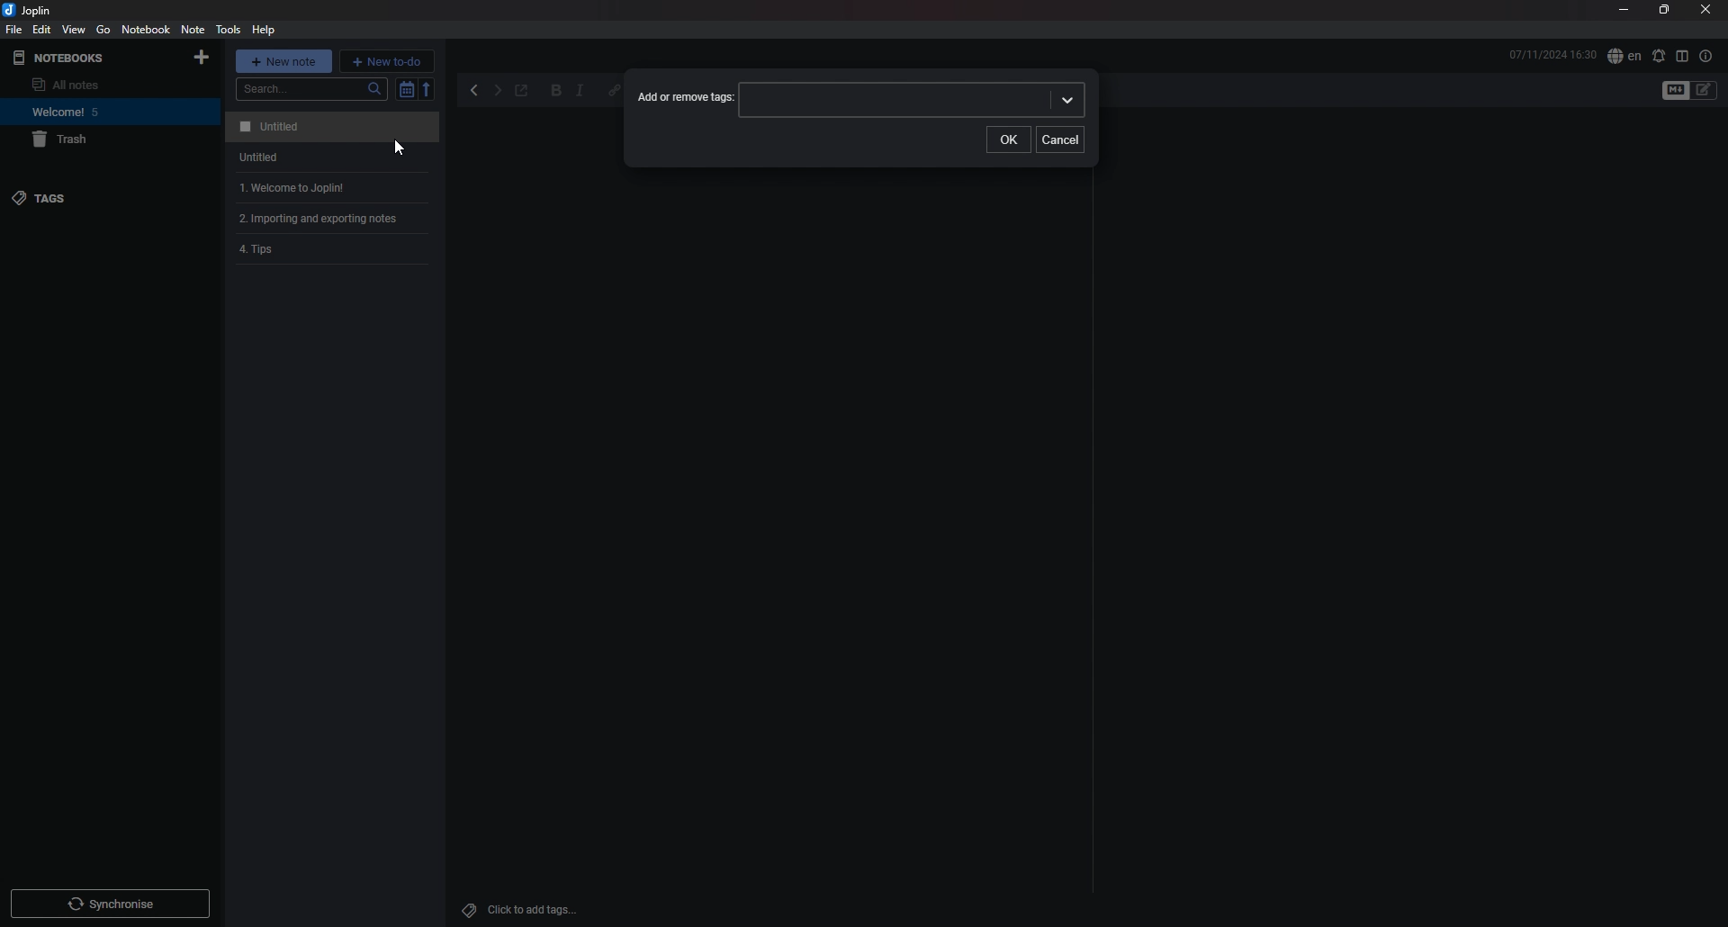 The image size is (1728, 927). I want to click on all notes, so click(86, 85).